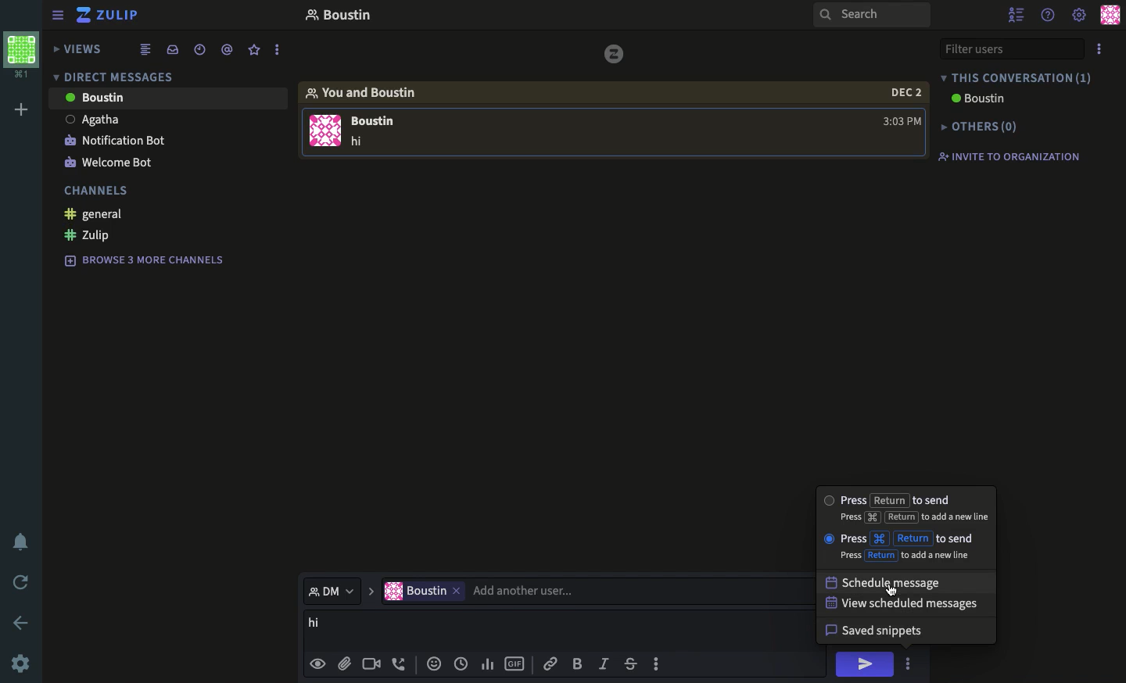 This screenshot has width=1126, height=683. I want to click on notification bot, so click(116, 141).